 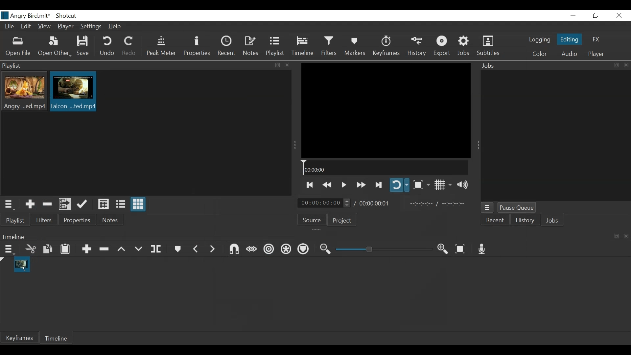 What do you see at coordinates (234, 250) in the screenshot?
I see `Snap ` at bounding box center [234, 250].